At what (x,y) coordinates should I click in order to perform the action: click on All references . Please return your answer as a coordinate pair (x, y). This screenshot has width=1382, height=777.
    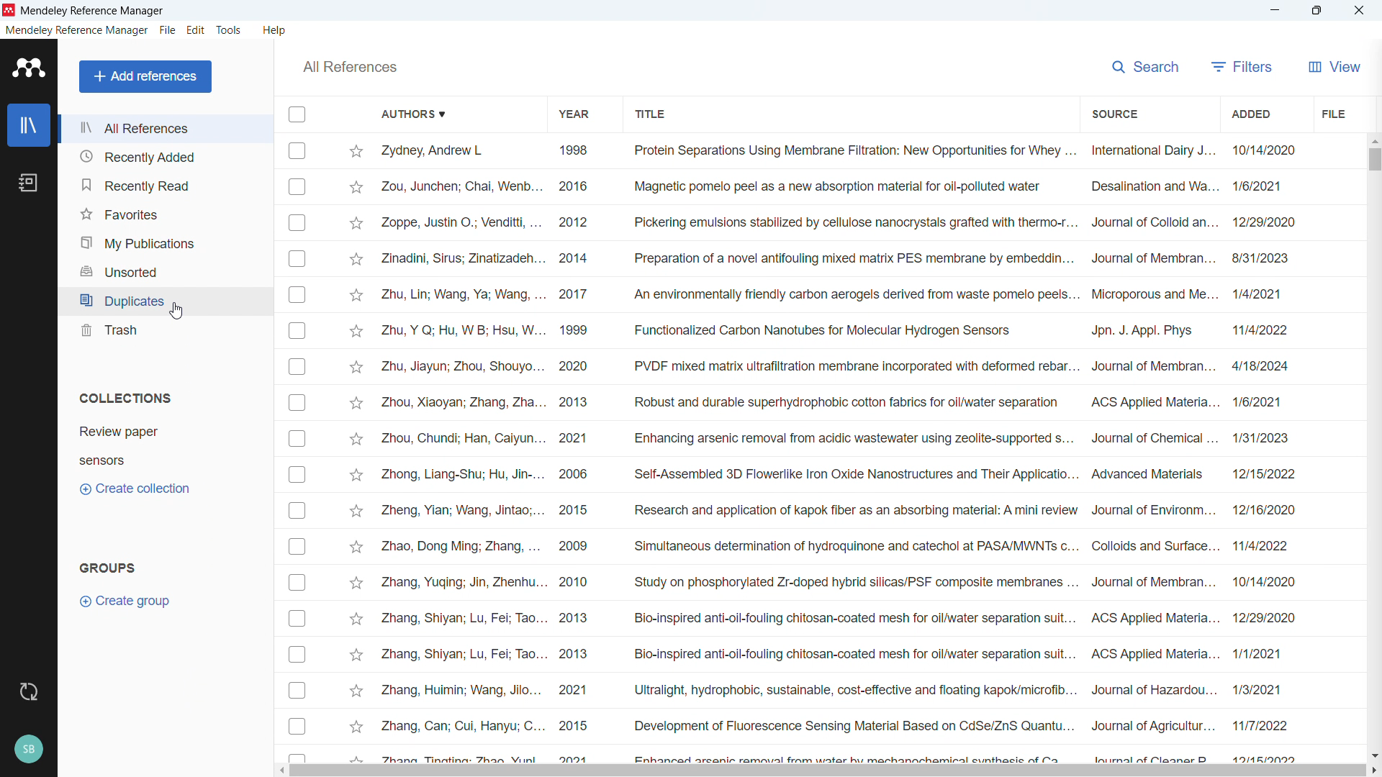
    Looking at the image, I should click on (350, 67).